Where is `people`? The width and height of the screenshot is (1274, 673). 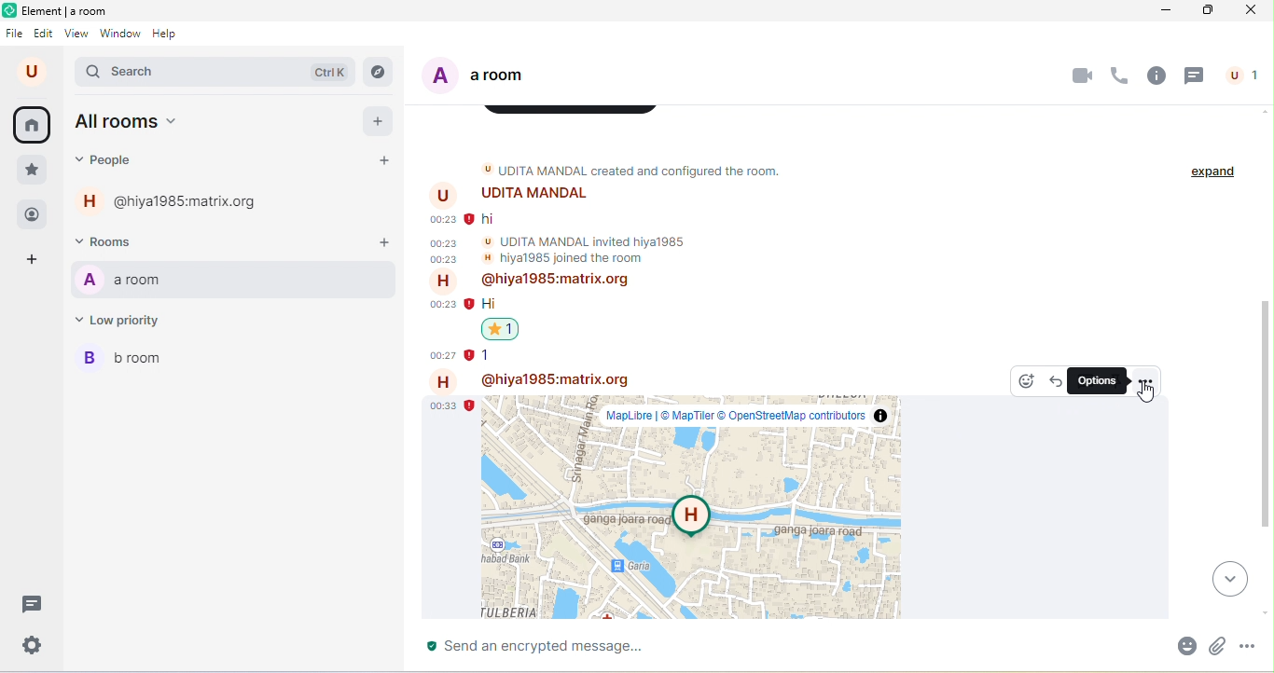
people is located at coordinates (33, 215).